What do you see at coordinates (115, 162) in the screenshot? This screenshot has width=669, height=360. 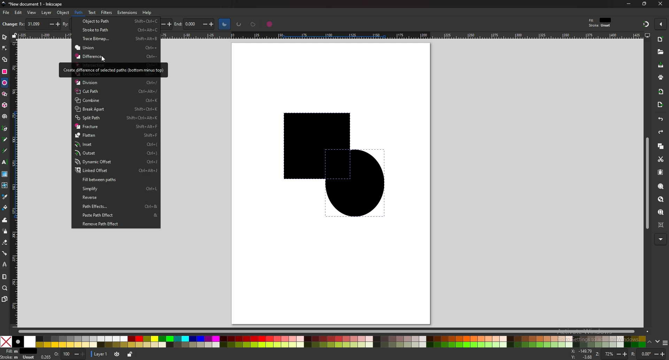 I see `Dynamic Offset` at bounding box center [115, 162].